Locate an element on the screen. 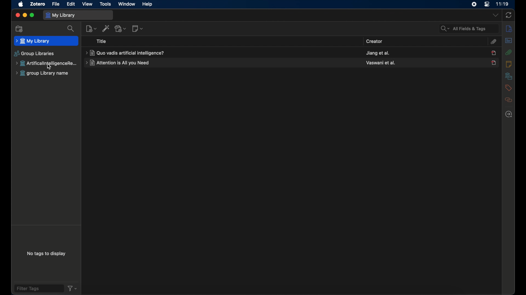 Image resolution: width=526 pixels, height=295 pixels. group libraries is located at coordinates (34, 54).